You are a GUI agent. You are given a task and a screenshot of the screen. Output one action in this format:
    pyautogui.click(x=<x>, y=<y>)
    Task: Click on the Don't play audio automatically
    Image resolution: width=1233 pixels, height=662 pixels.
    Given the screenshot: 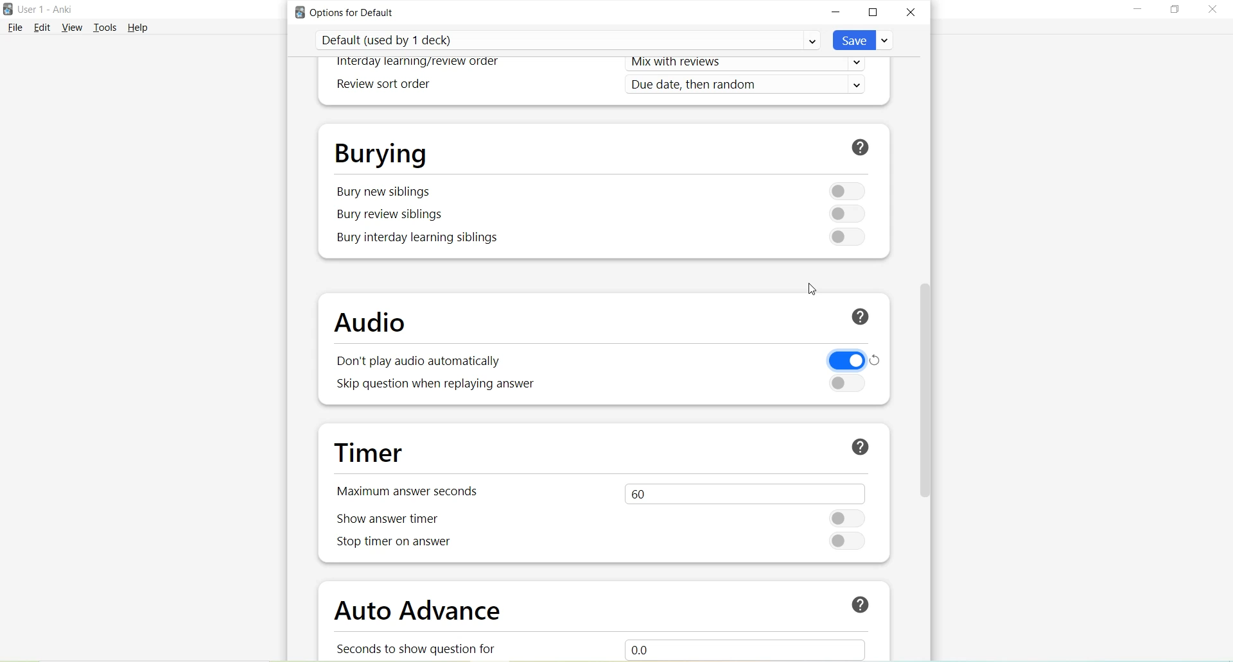 What is the action you would take?
    pyautogui.click(x=415, y=362)
    